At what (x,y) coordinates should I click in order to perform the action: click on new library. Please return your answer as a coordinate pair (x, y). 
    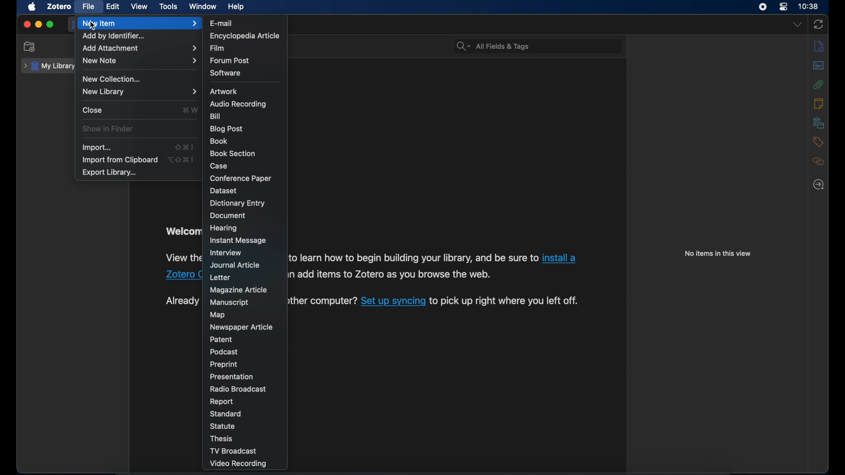
    Looking at the image, I should click on (139, 91).